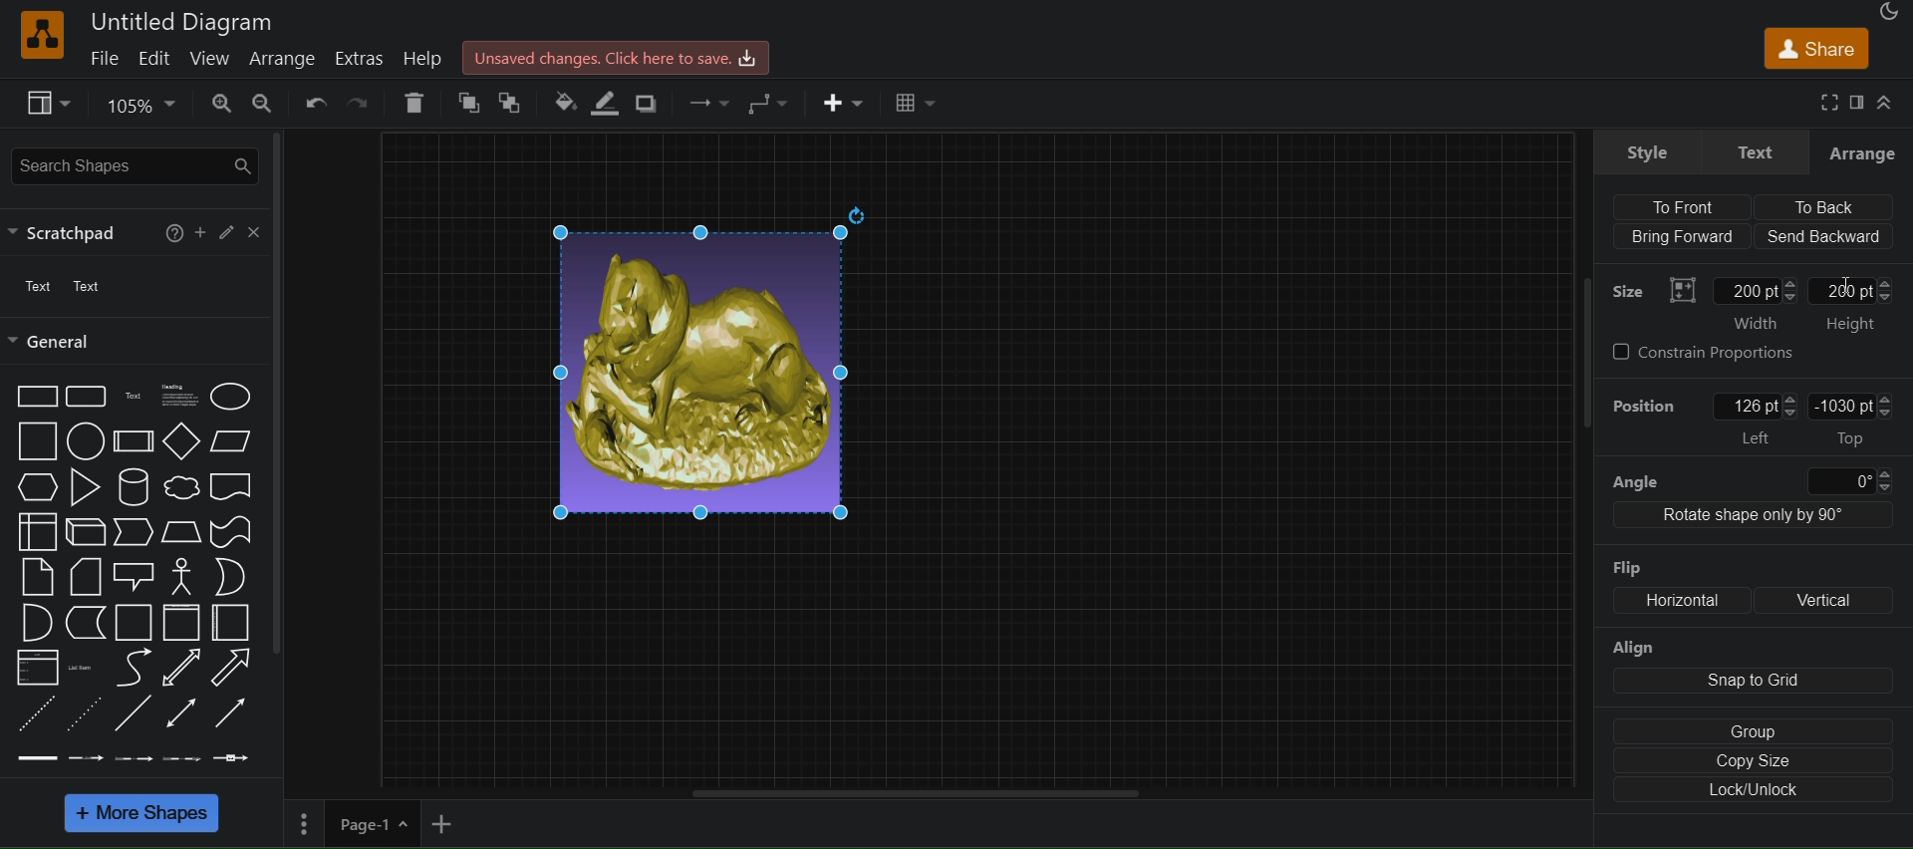  Describe the element at coordinates (1825, 236) in the screenshot. I see `Send backward (align)` at that location.